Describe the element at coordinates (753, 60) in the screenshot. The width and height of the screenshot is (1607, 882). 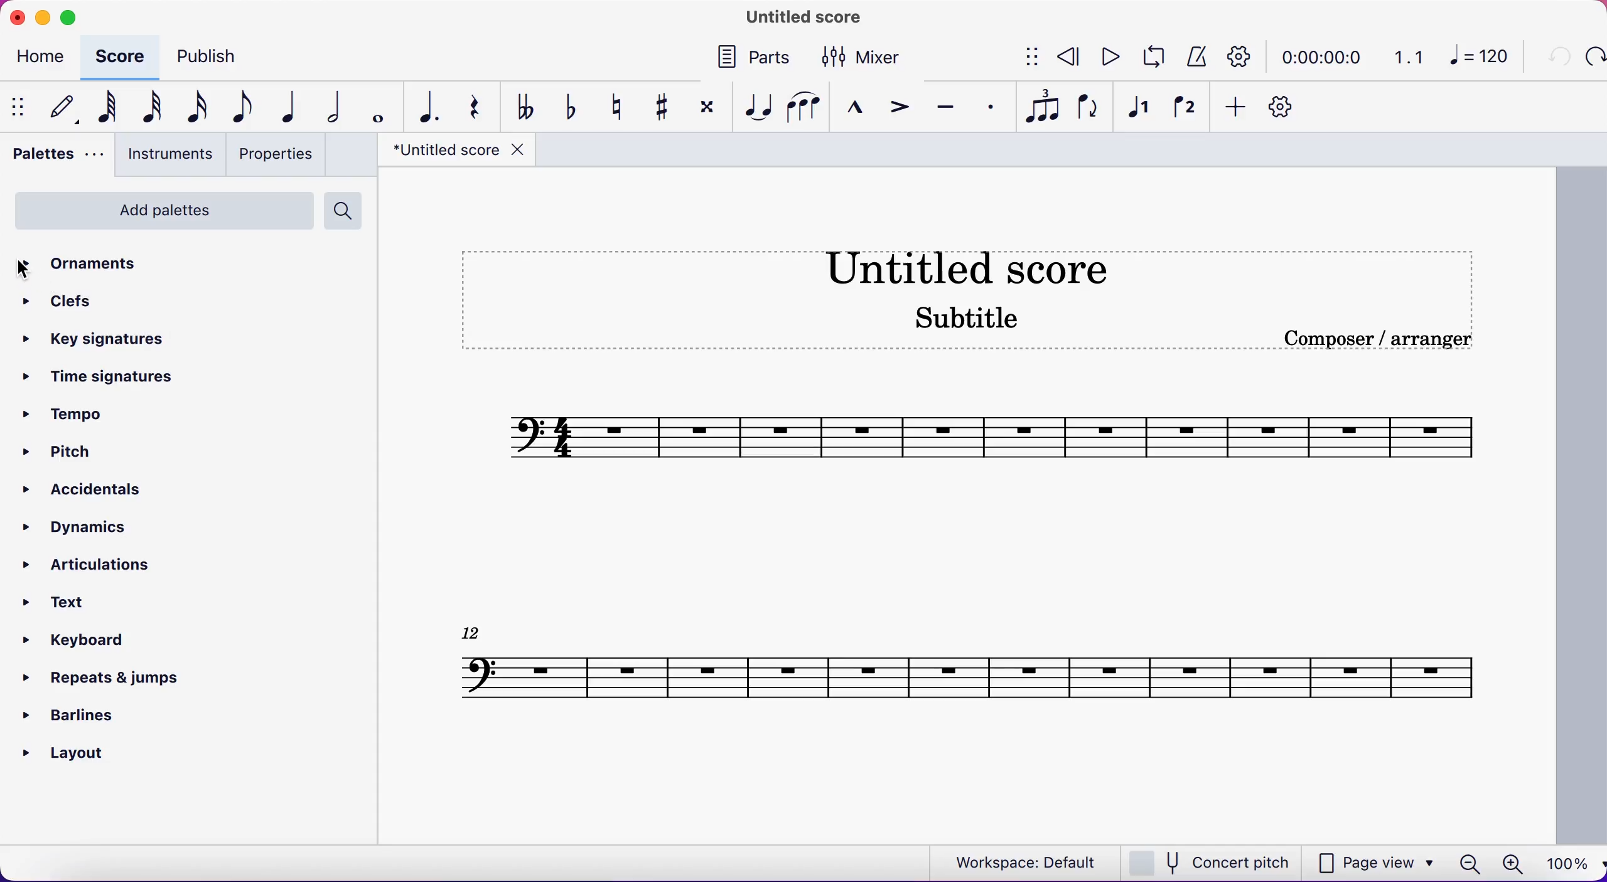
I see `parts` at that location.